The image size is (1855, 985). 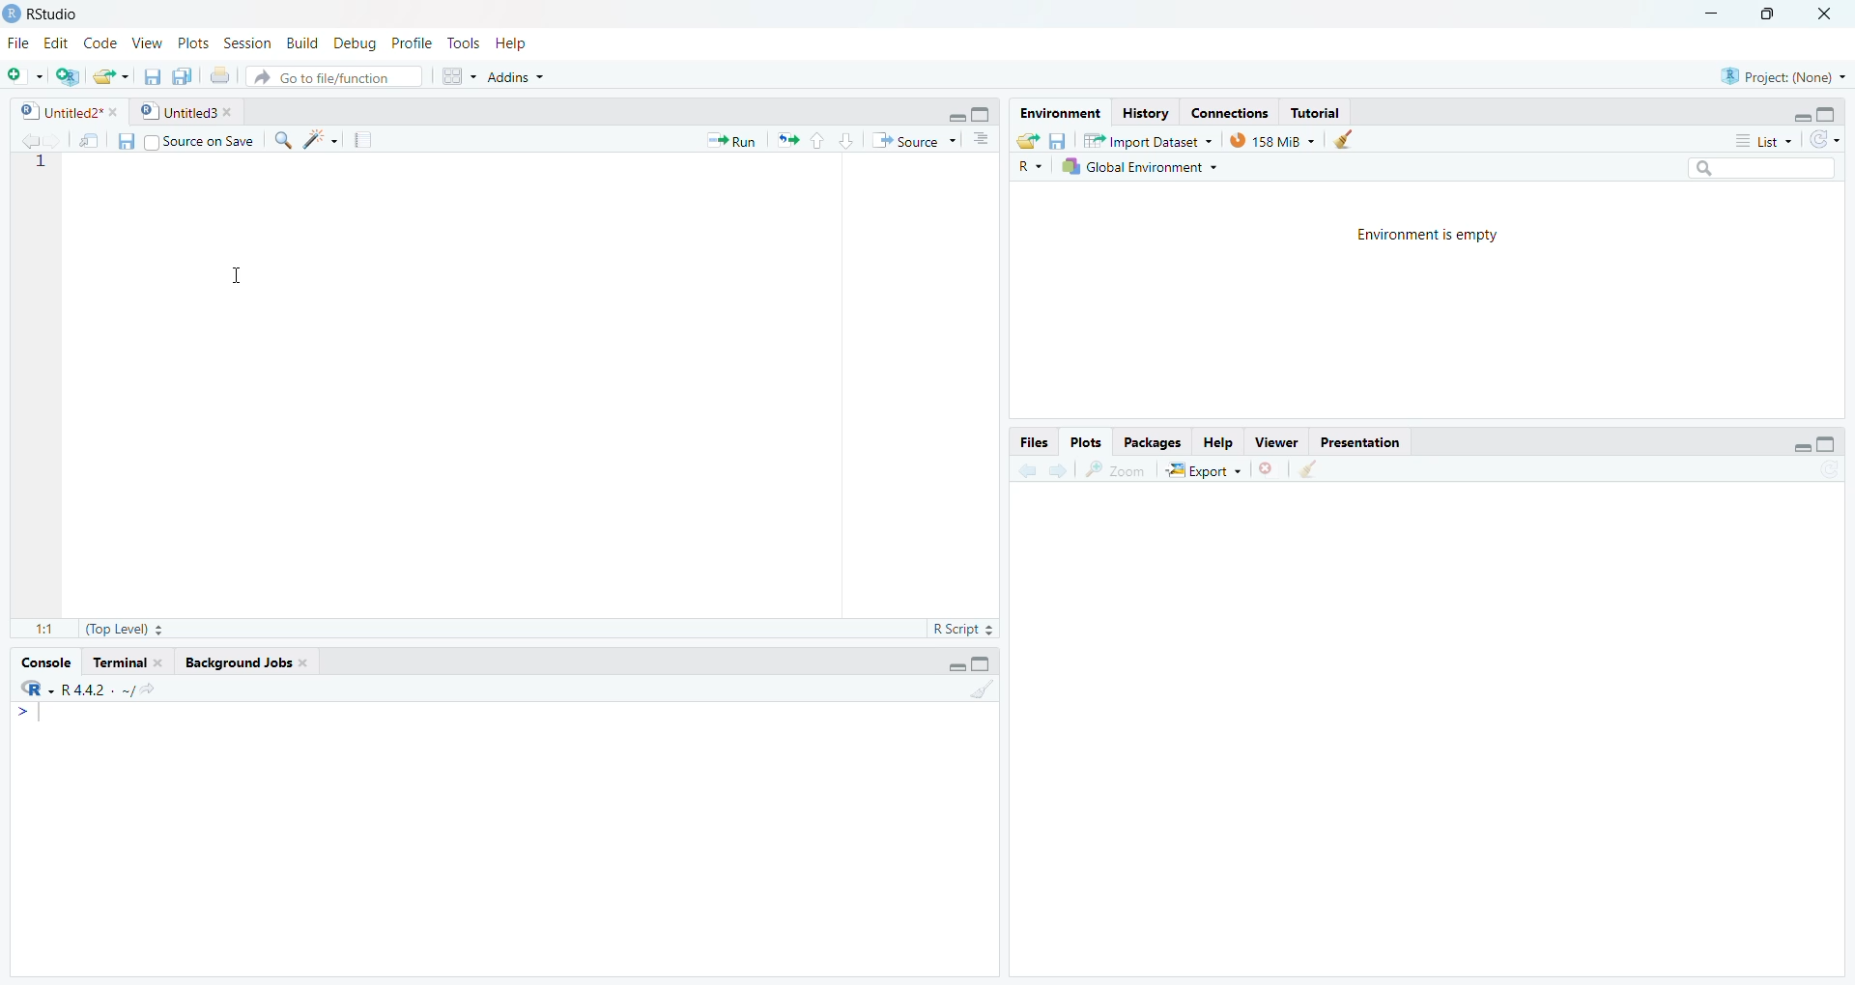 I want to click on Debug, so click(x=351, y=42).